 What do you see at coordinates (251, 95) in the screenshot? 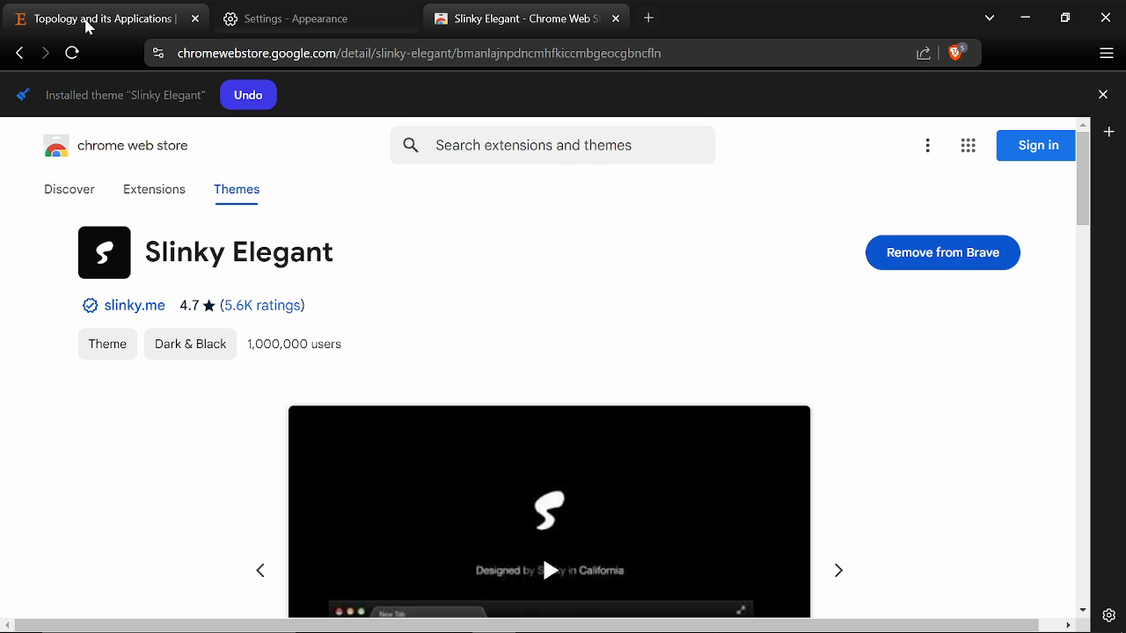
I see `Undo` at bounding box center [251, 95].